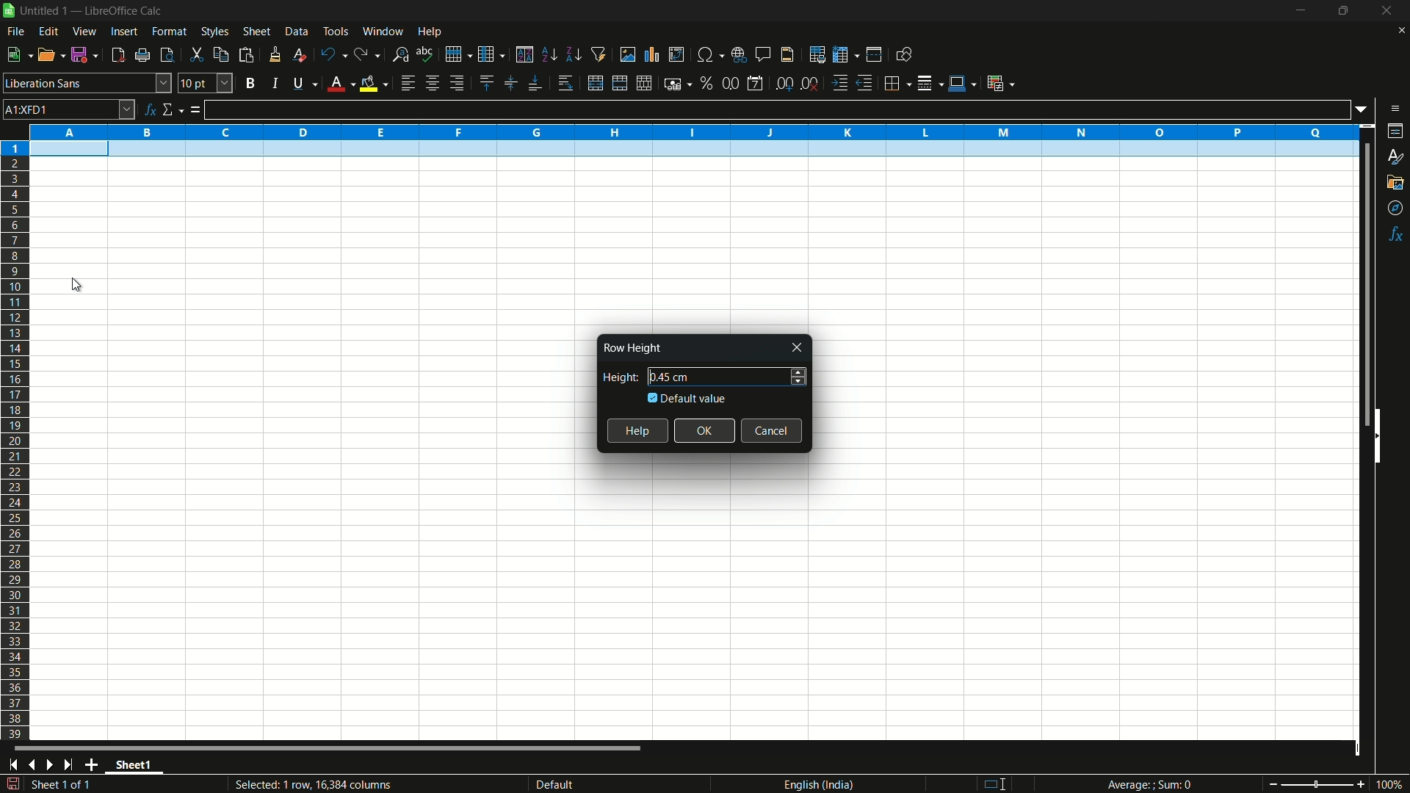 The width and height of the screenshot is (1410, 793). Describe the element at coordinates (652, 54) in the screenshot. I see `insert chart` at that location.